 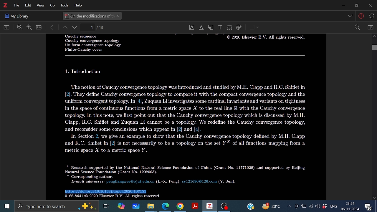 I want to click on , so click(x=90, y=43).